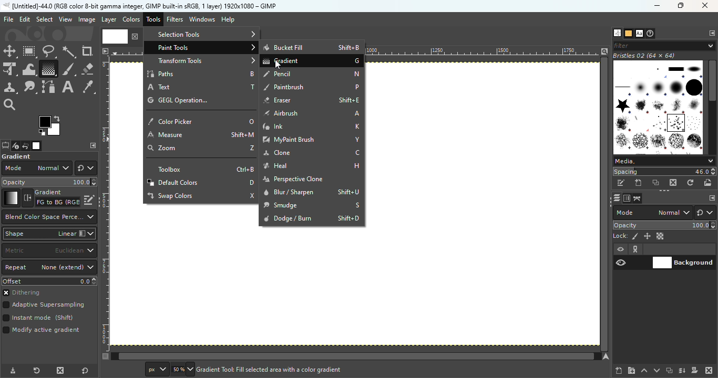  What do you see at coordinates (625, 235) in the screenshot?
I see `Lock pixels` at bounding box center [625, 235].